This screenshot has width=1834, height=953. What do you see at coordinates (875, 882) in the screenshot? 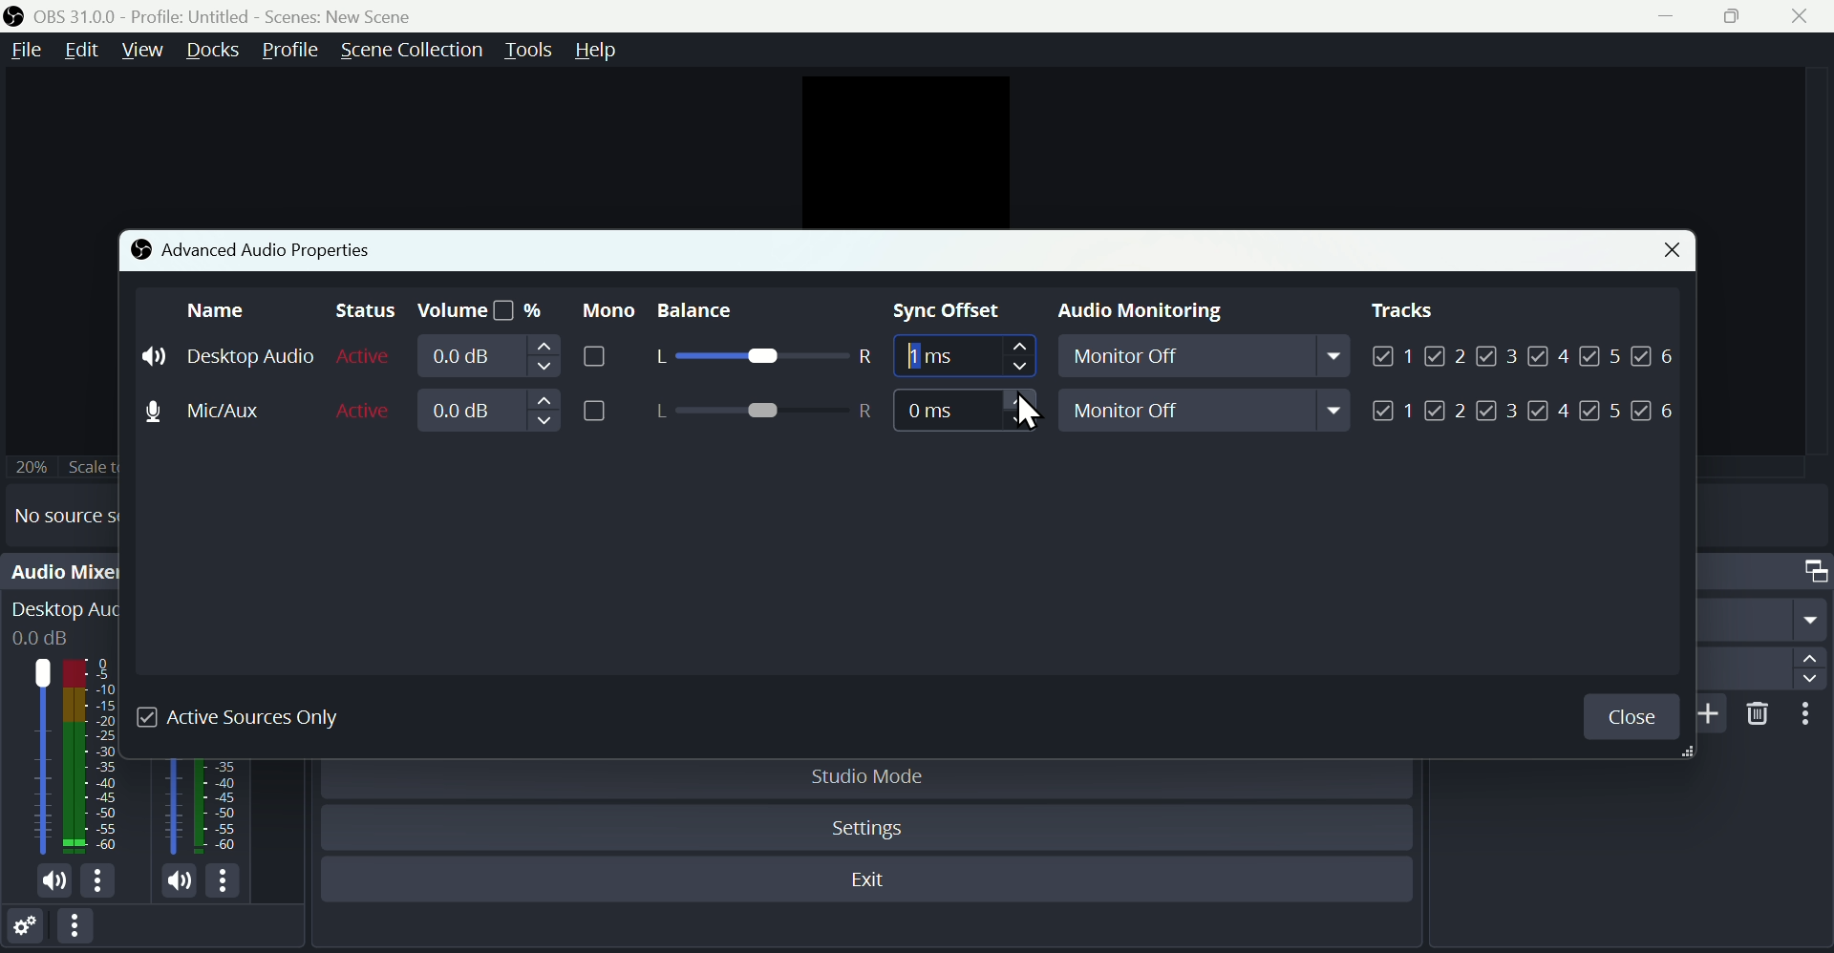
I see `Exit` at bounding box center [875, 882].